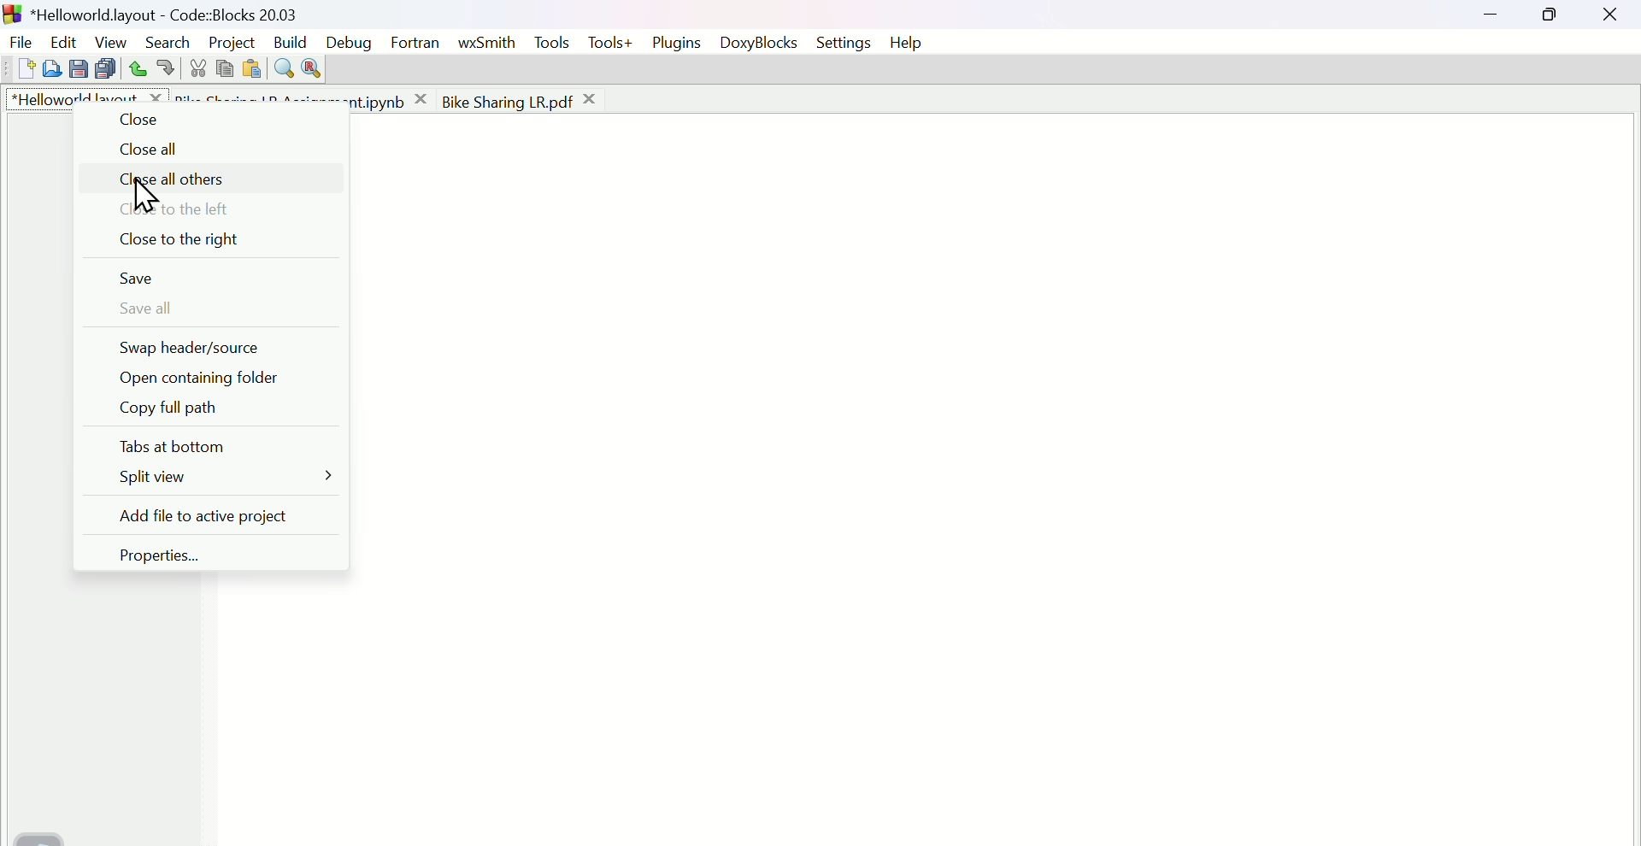 Image resolution: width=1641 pixels, height=846 pixels. What do you see at coordinates (196, 350) in the screenshot?
I see `Swap header source` at bounding box center [196, 350].